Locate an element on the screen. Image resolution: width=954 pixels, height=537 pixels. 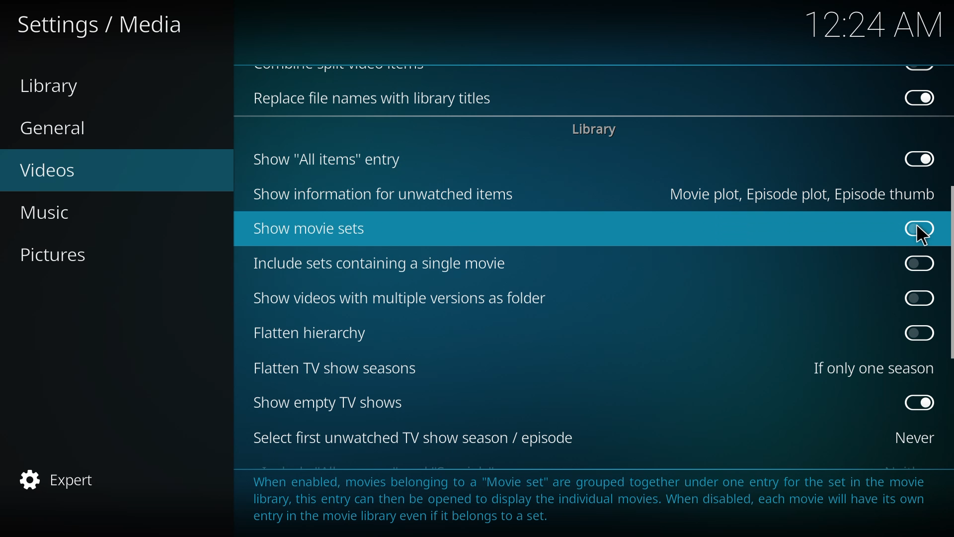
show empty tv shows is located at coordinates (328, 403).